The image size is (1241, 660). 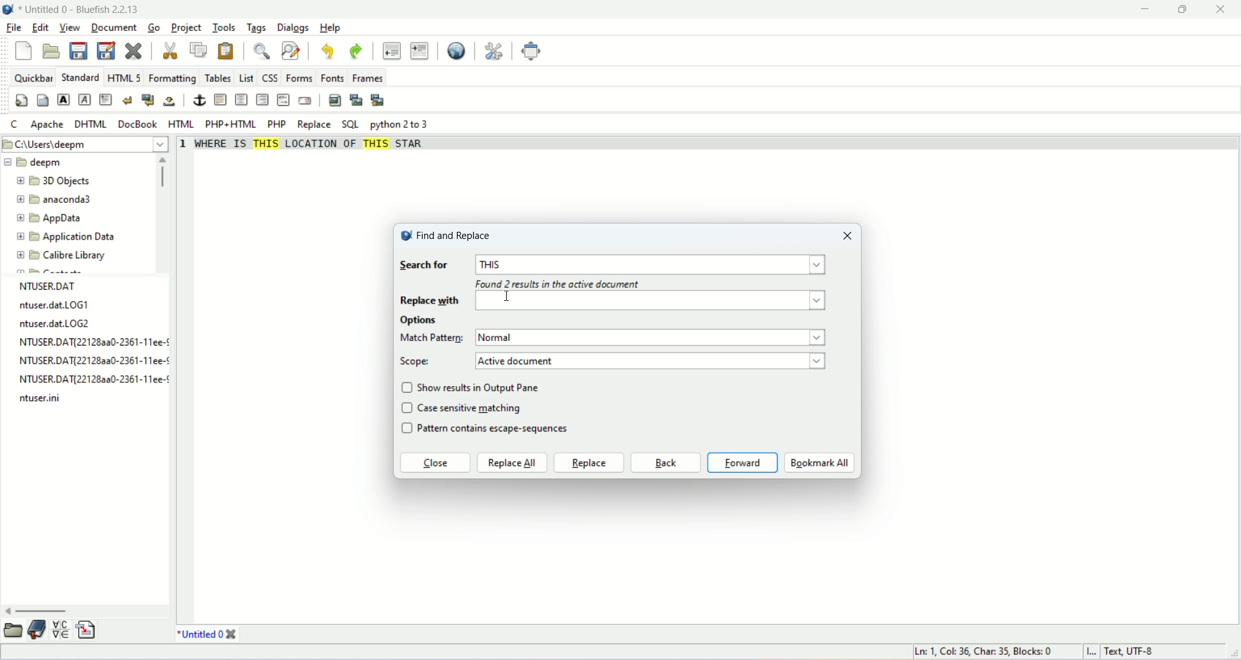 What do you see at coordinates (1149, 8) in the screenshot?
I see `minimize` at bounding box center [1149, 8].